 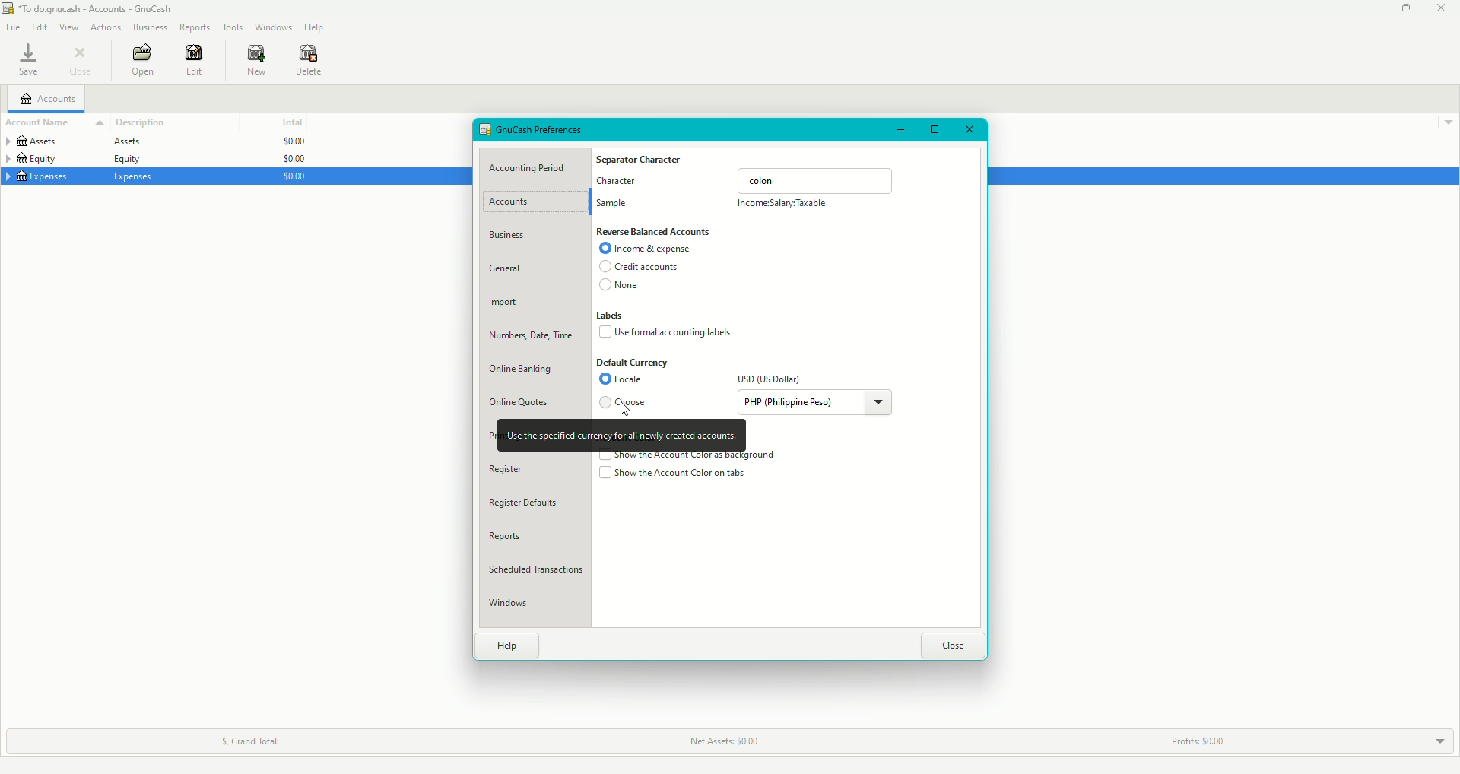 I want to click on USD, so click(x=770, y=379).